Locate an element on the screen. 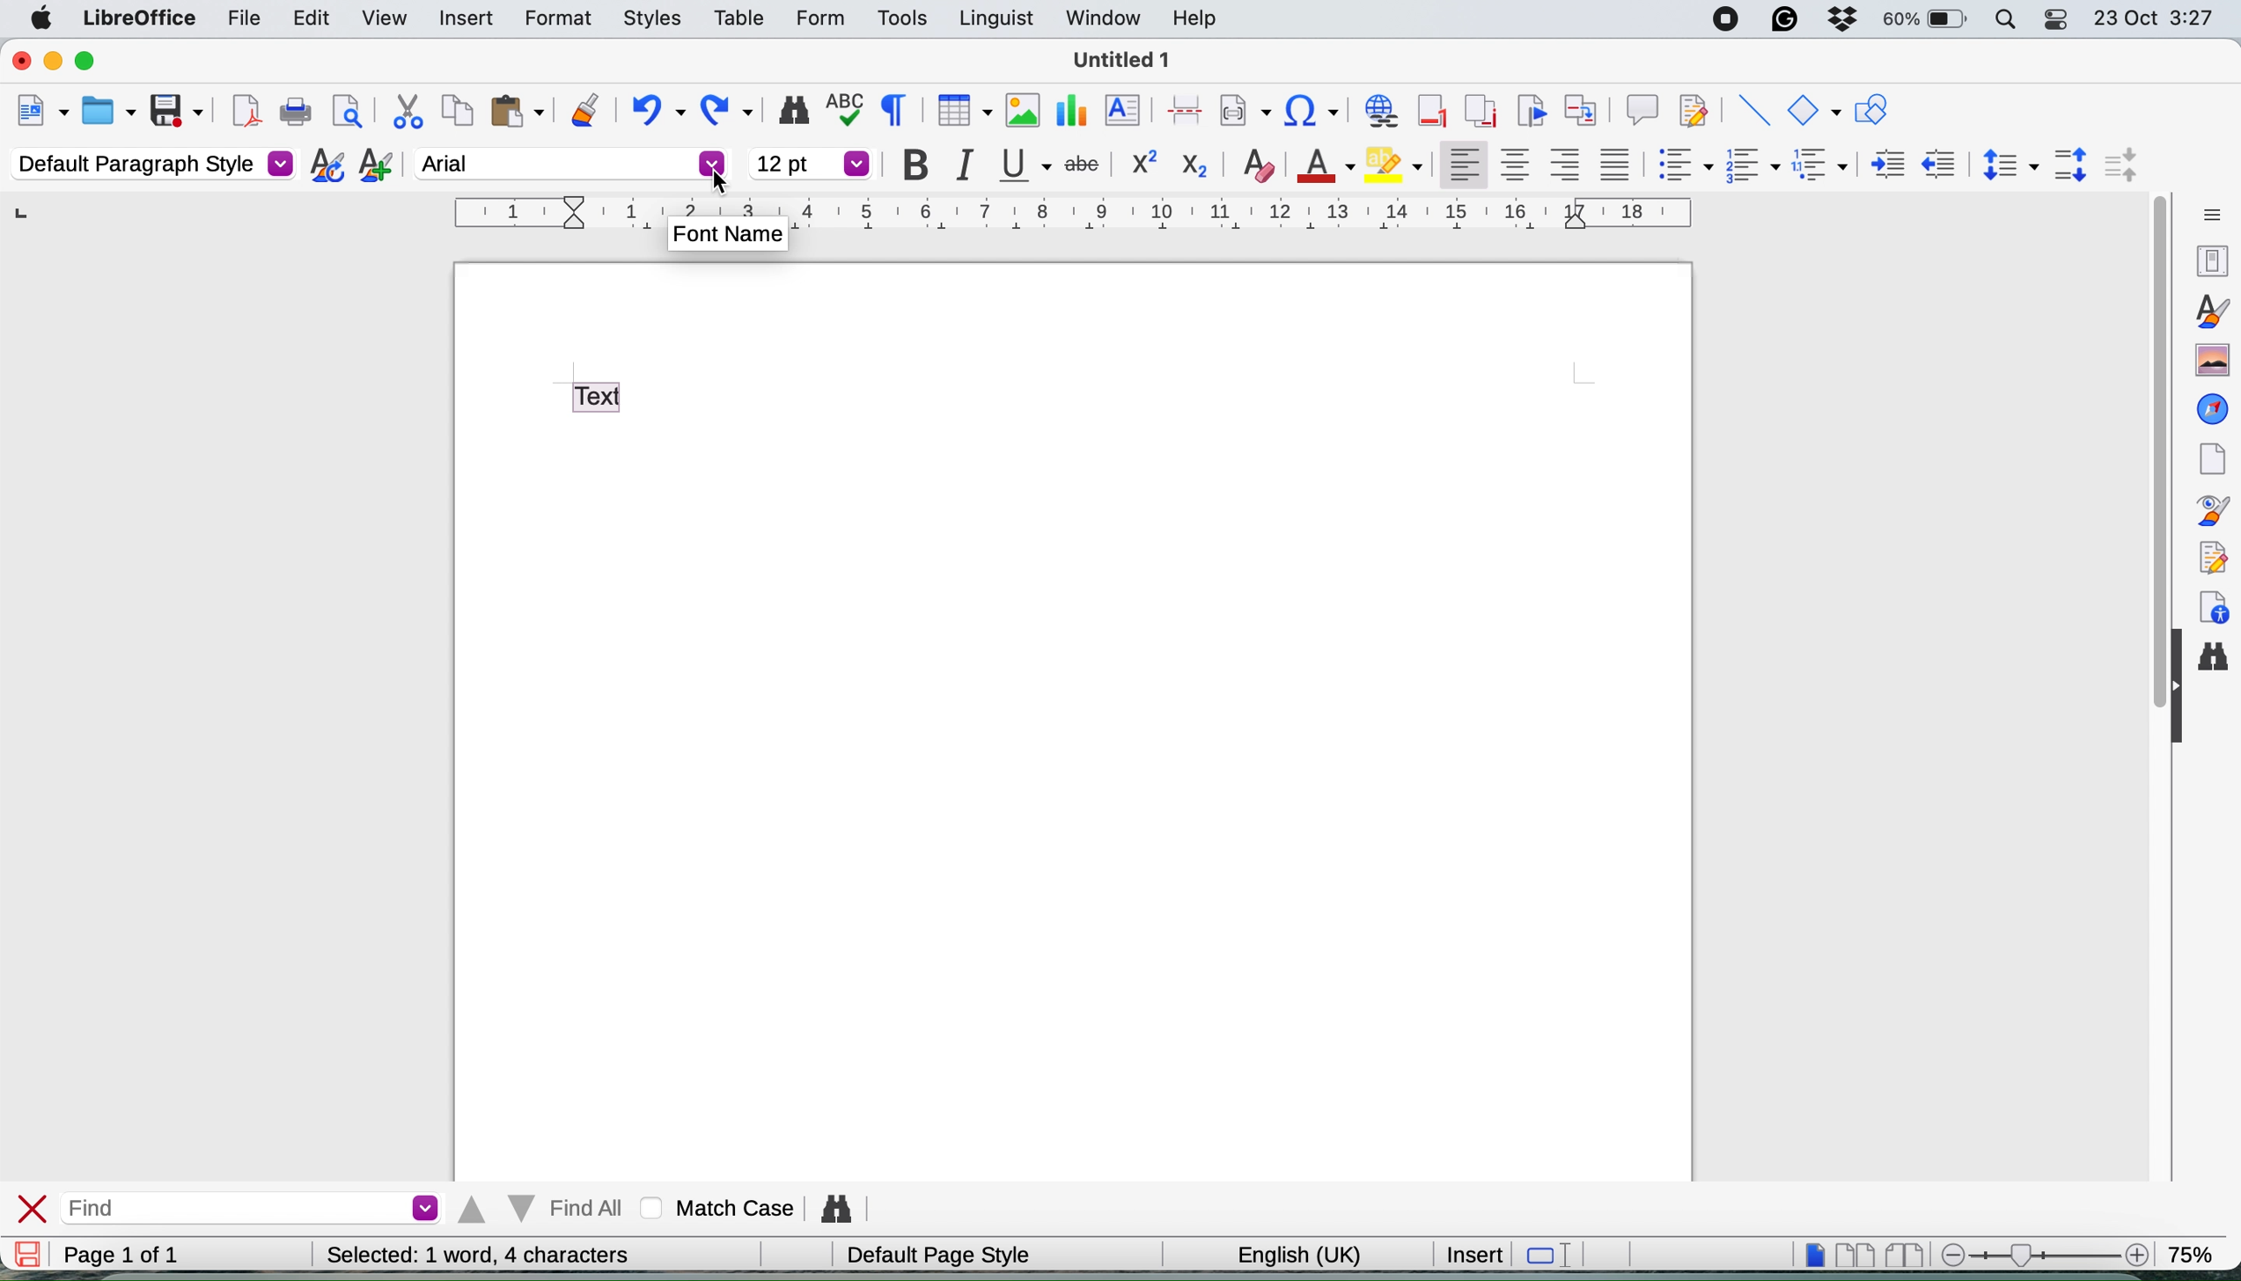 The width and height of the screenshot is (2241, 1281). maximise is located at coordinates (95, 63).